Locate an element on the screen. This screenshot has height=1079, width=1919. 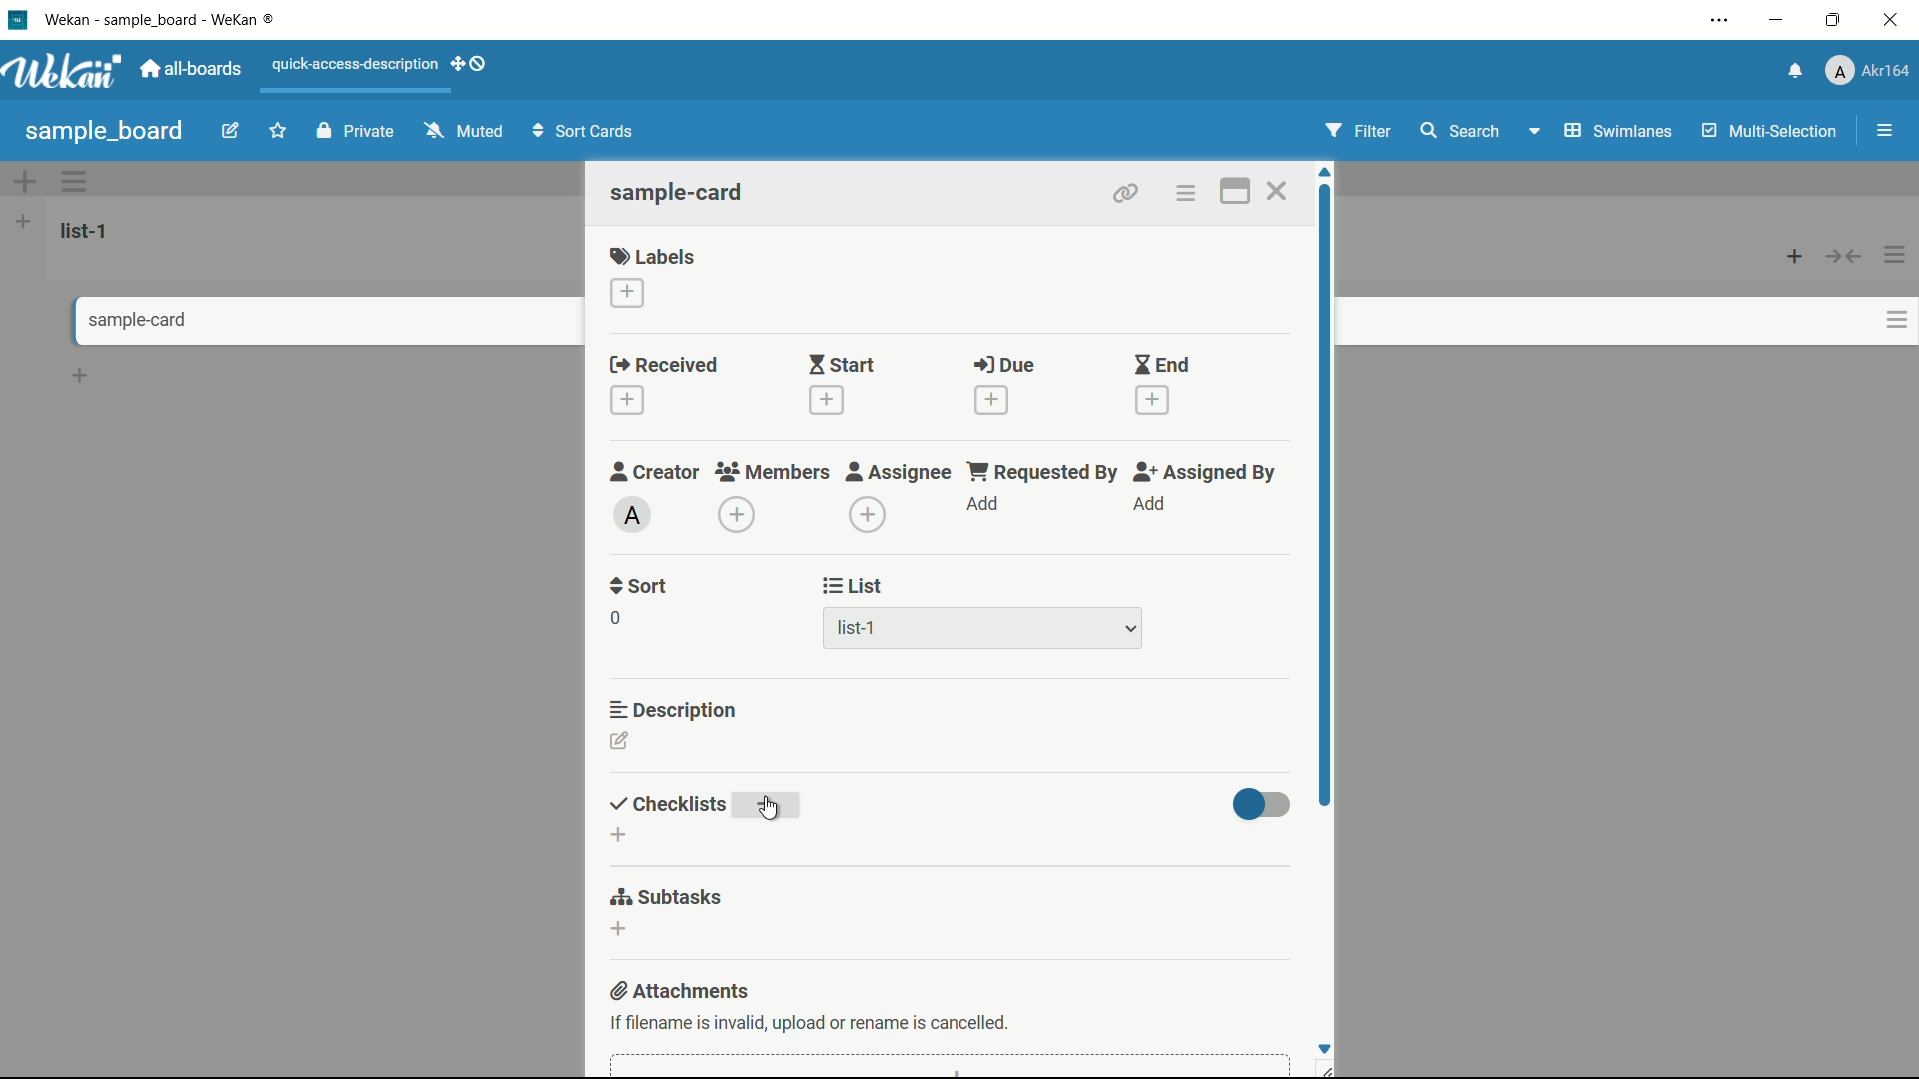
close app is located at coordinates (1895, 20).